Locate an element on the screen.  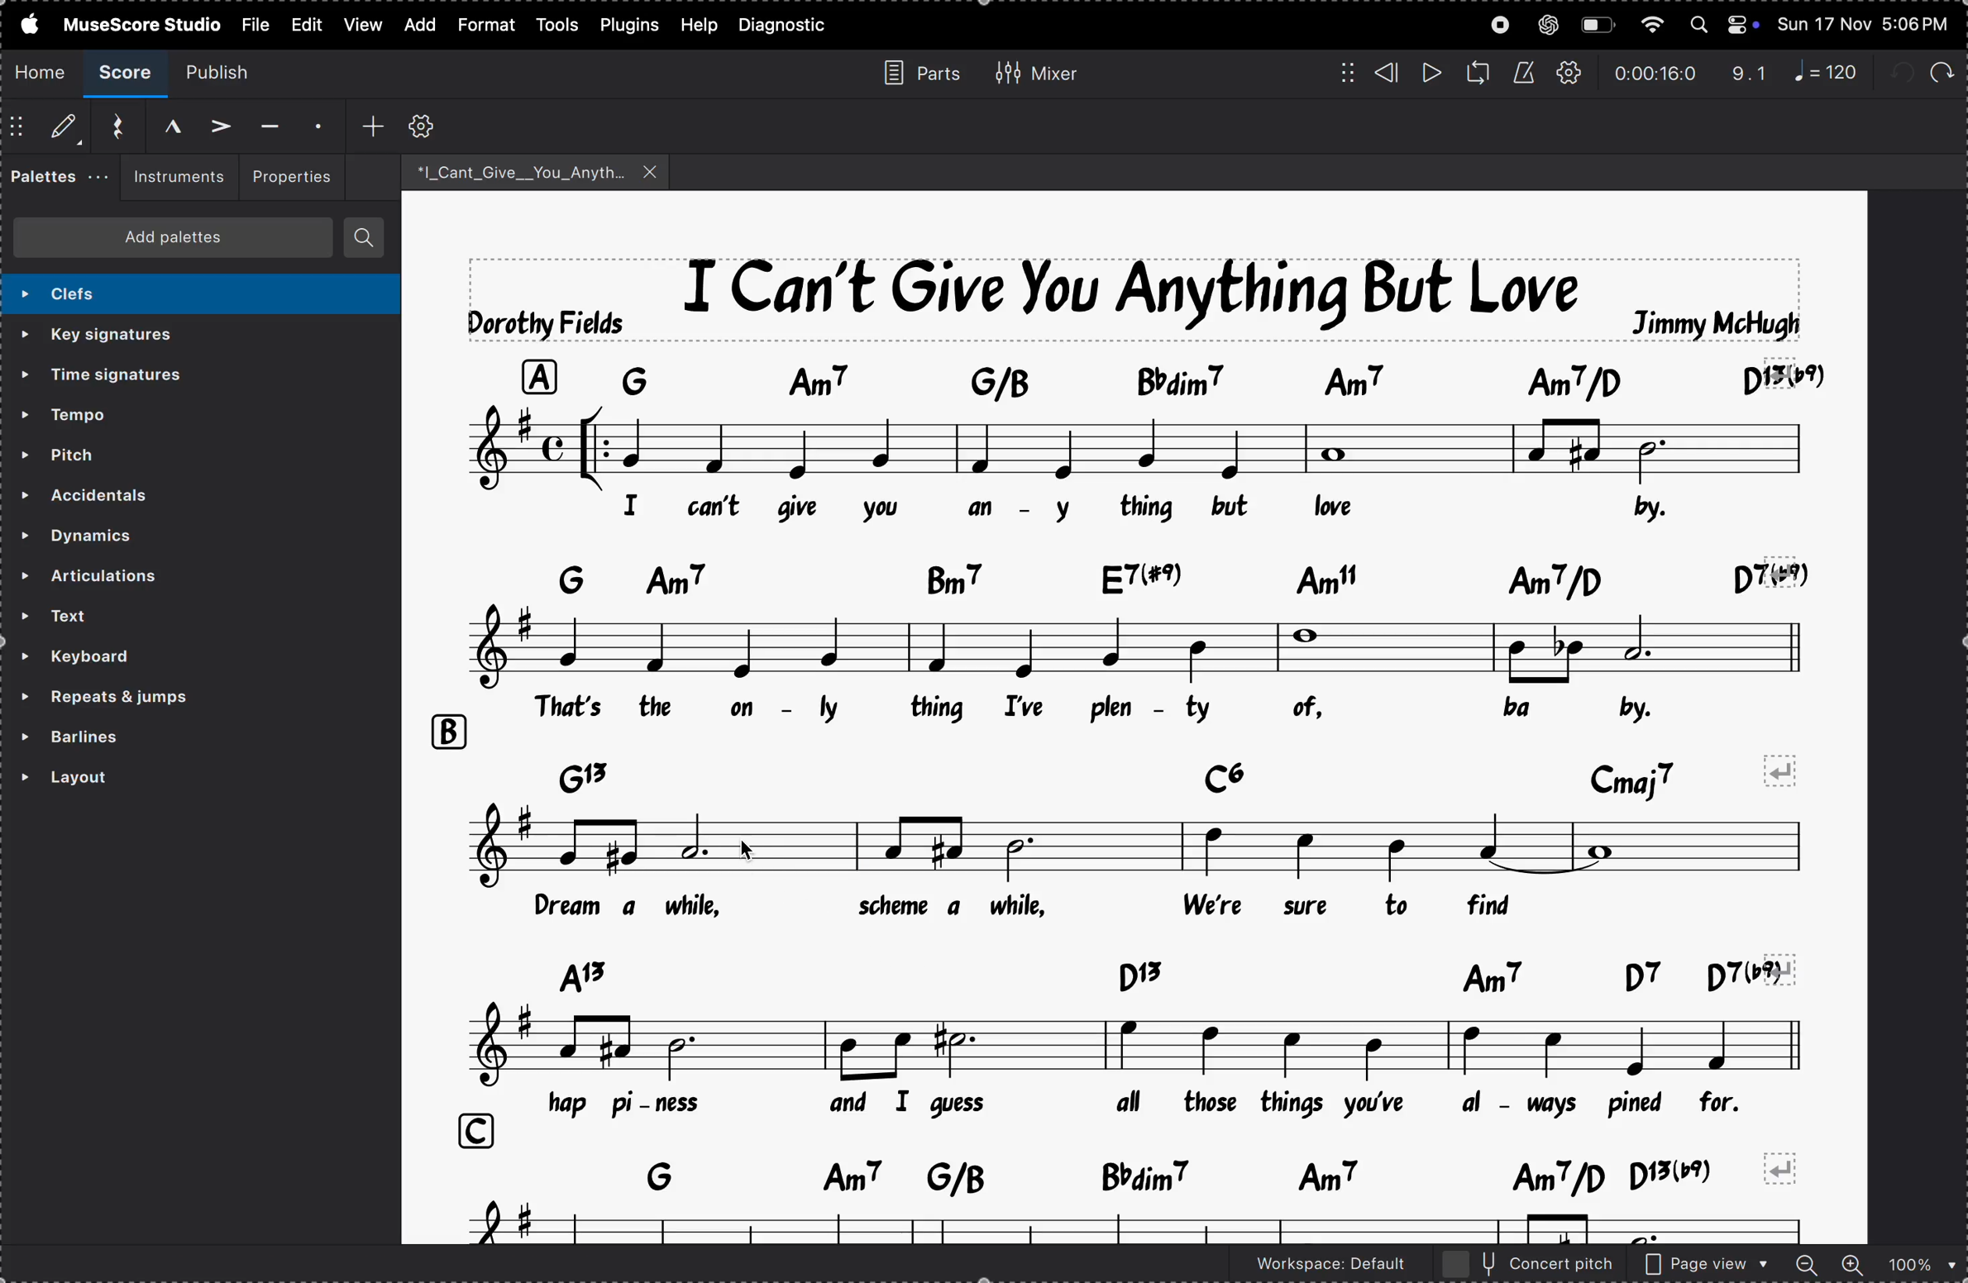
apple menu is located at coordinates (24, 23).